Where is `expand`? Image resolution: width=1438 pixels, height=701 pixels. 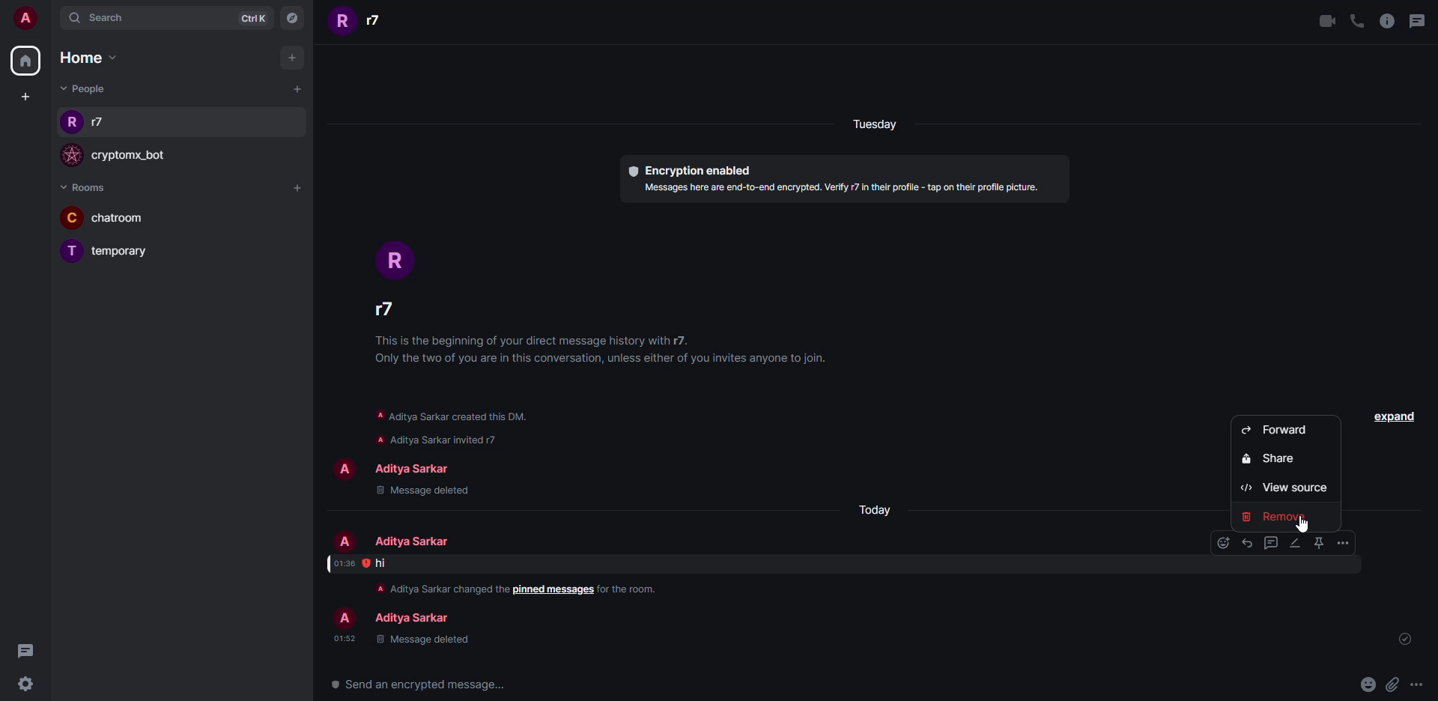
expand is located at coordinates (1392, 416).